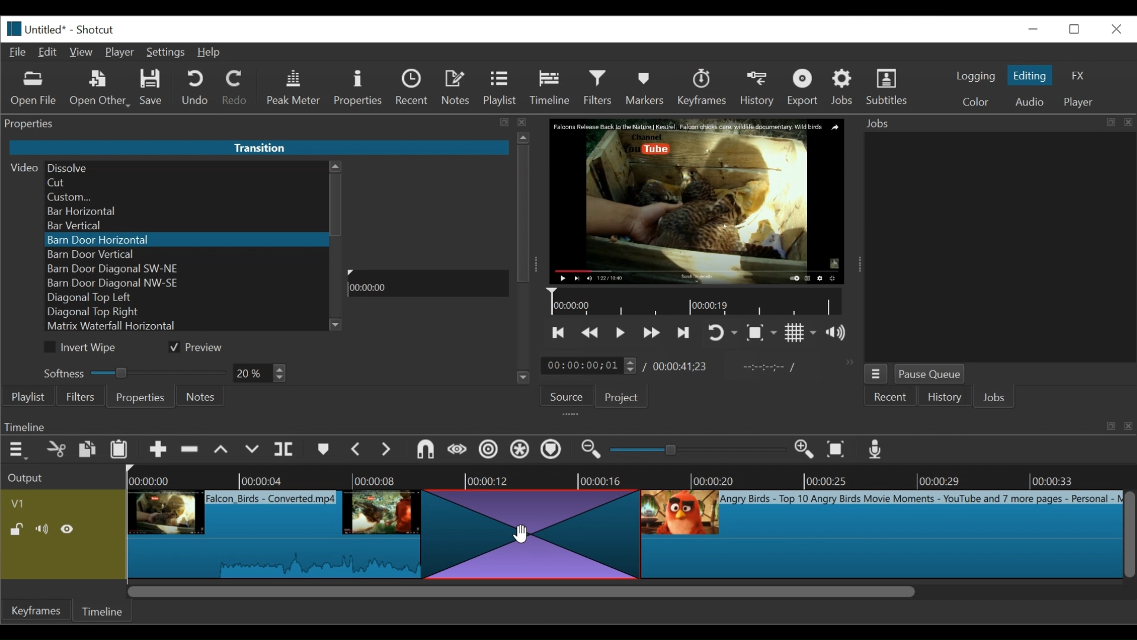 The height and width of the screenshot is (640, 1137). I want to click on Jobs Panel, so click(997, 123).